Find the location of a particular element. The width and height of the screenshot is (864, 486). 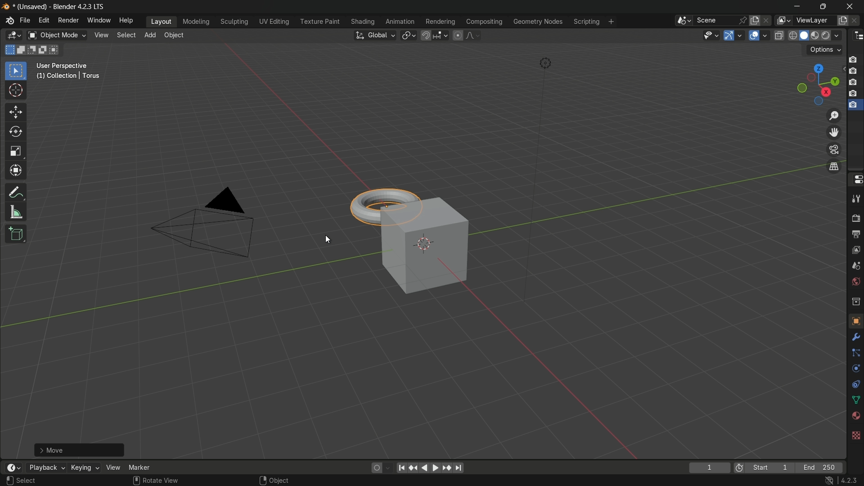

logo is located at coordinates (6, 7).